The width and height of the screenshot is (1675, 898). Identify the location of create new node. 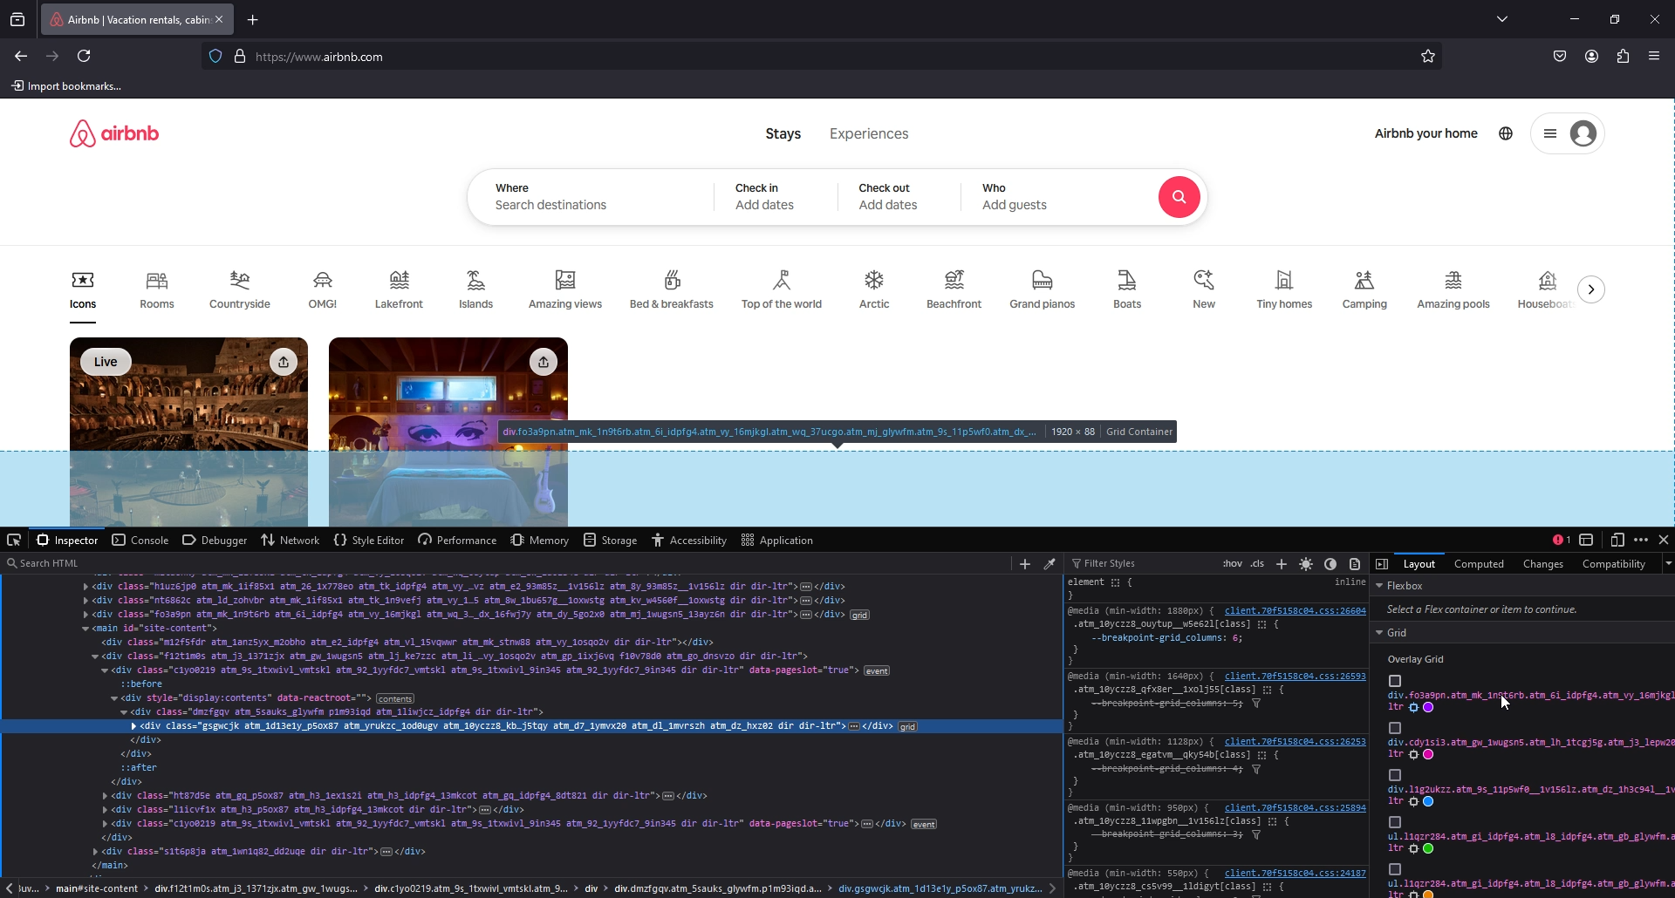
(1024, 564).